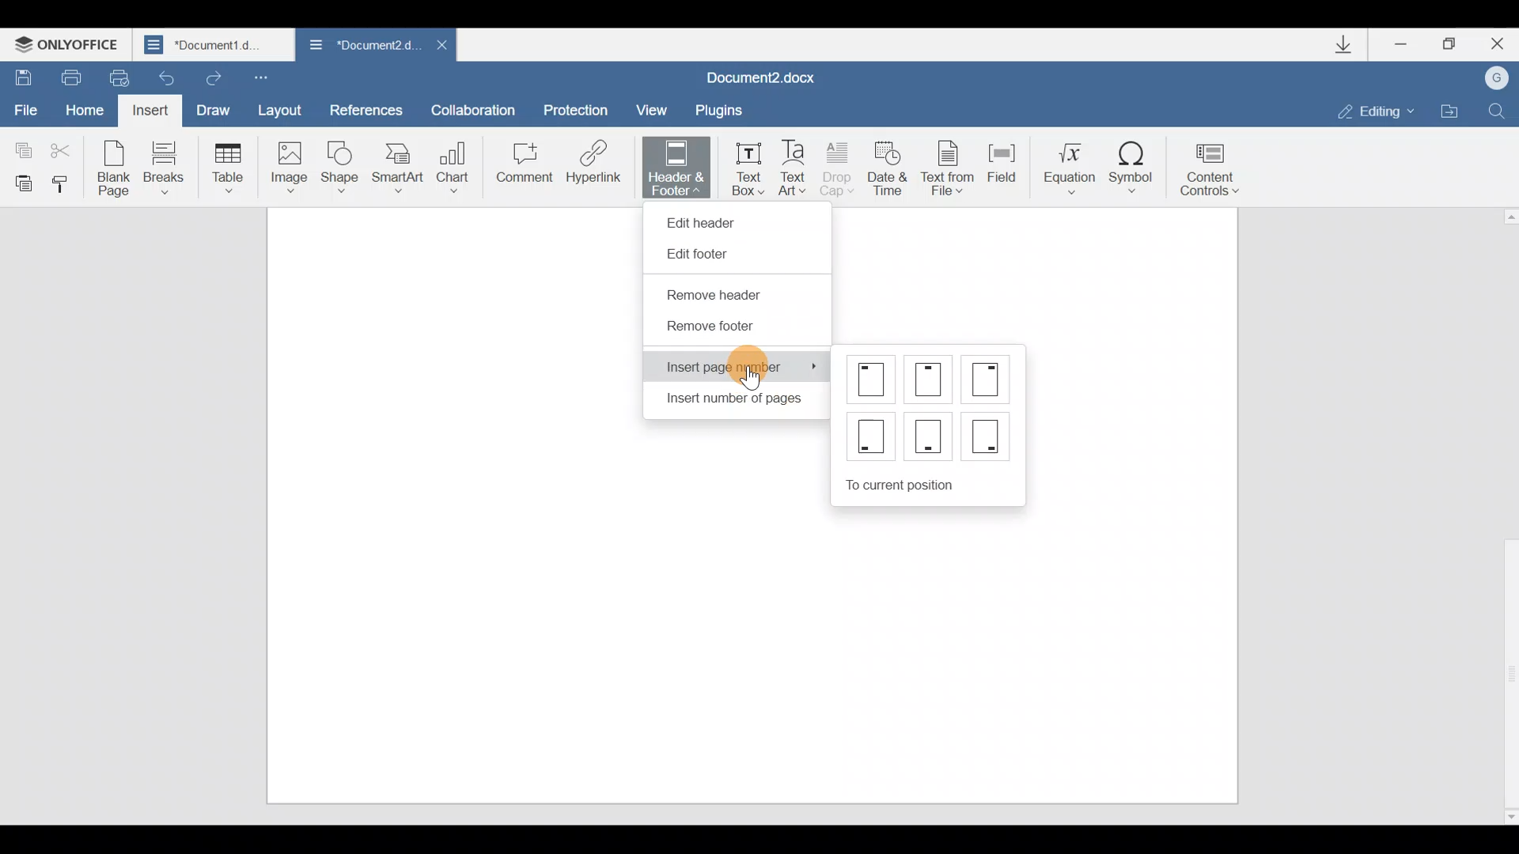 This screenshot has height=854, width=1519. What do you see at coordinates (1447, 42) in the screenshot?
I see `Maximize` at bounding box center [1447, 42].